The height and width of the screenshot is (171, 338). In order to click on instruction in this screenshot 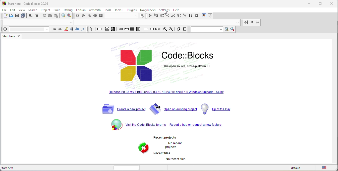, I will do `click(99, 29)`.